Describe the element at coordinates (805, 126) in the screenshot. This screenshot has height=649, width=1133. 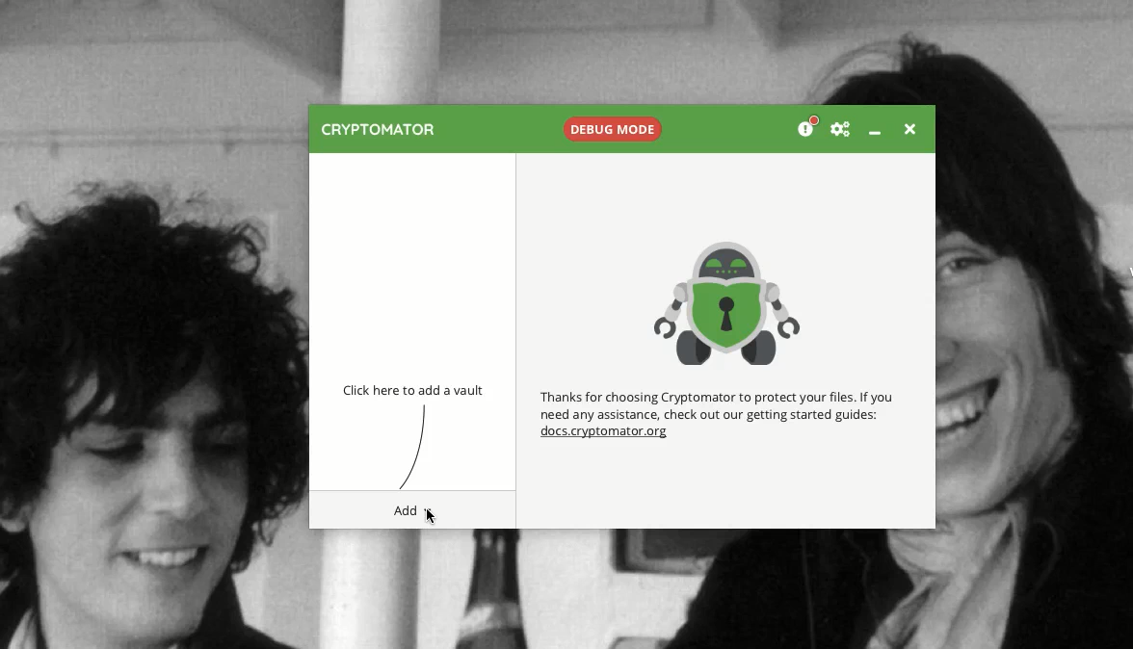
I see `Please consider donating ` at that location.